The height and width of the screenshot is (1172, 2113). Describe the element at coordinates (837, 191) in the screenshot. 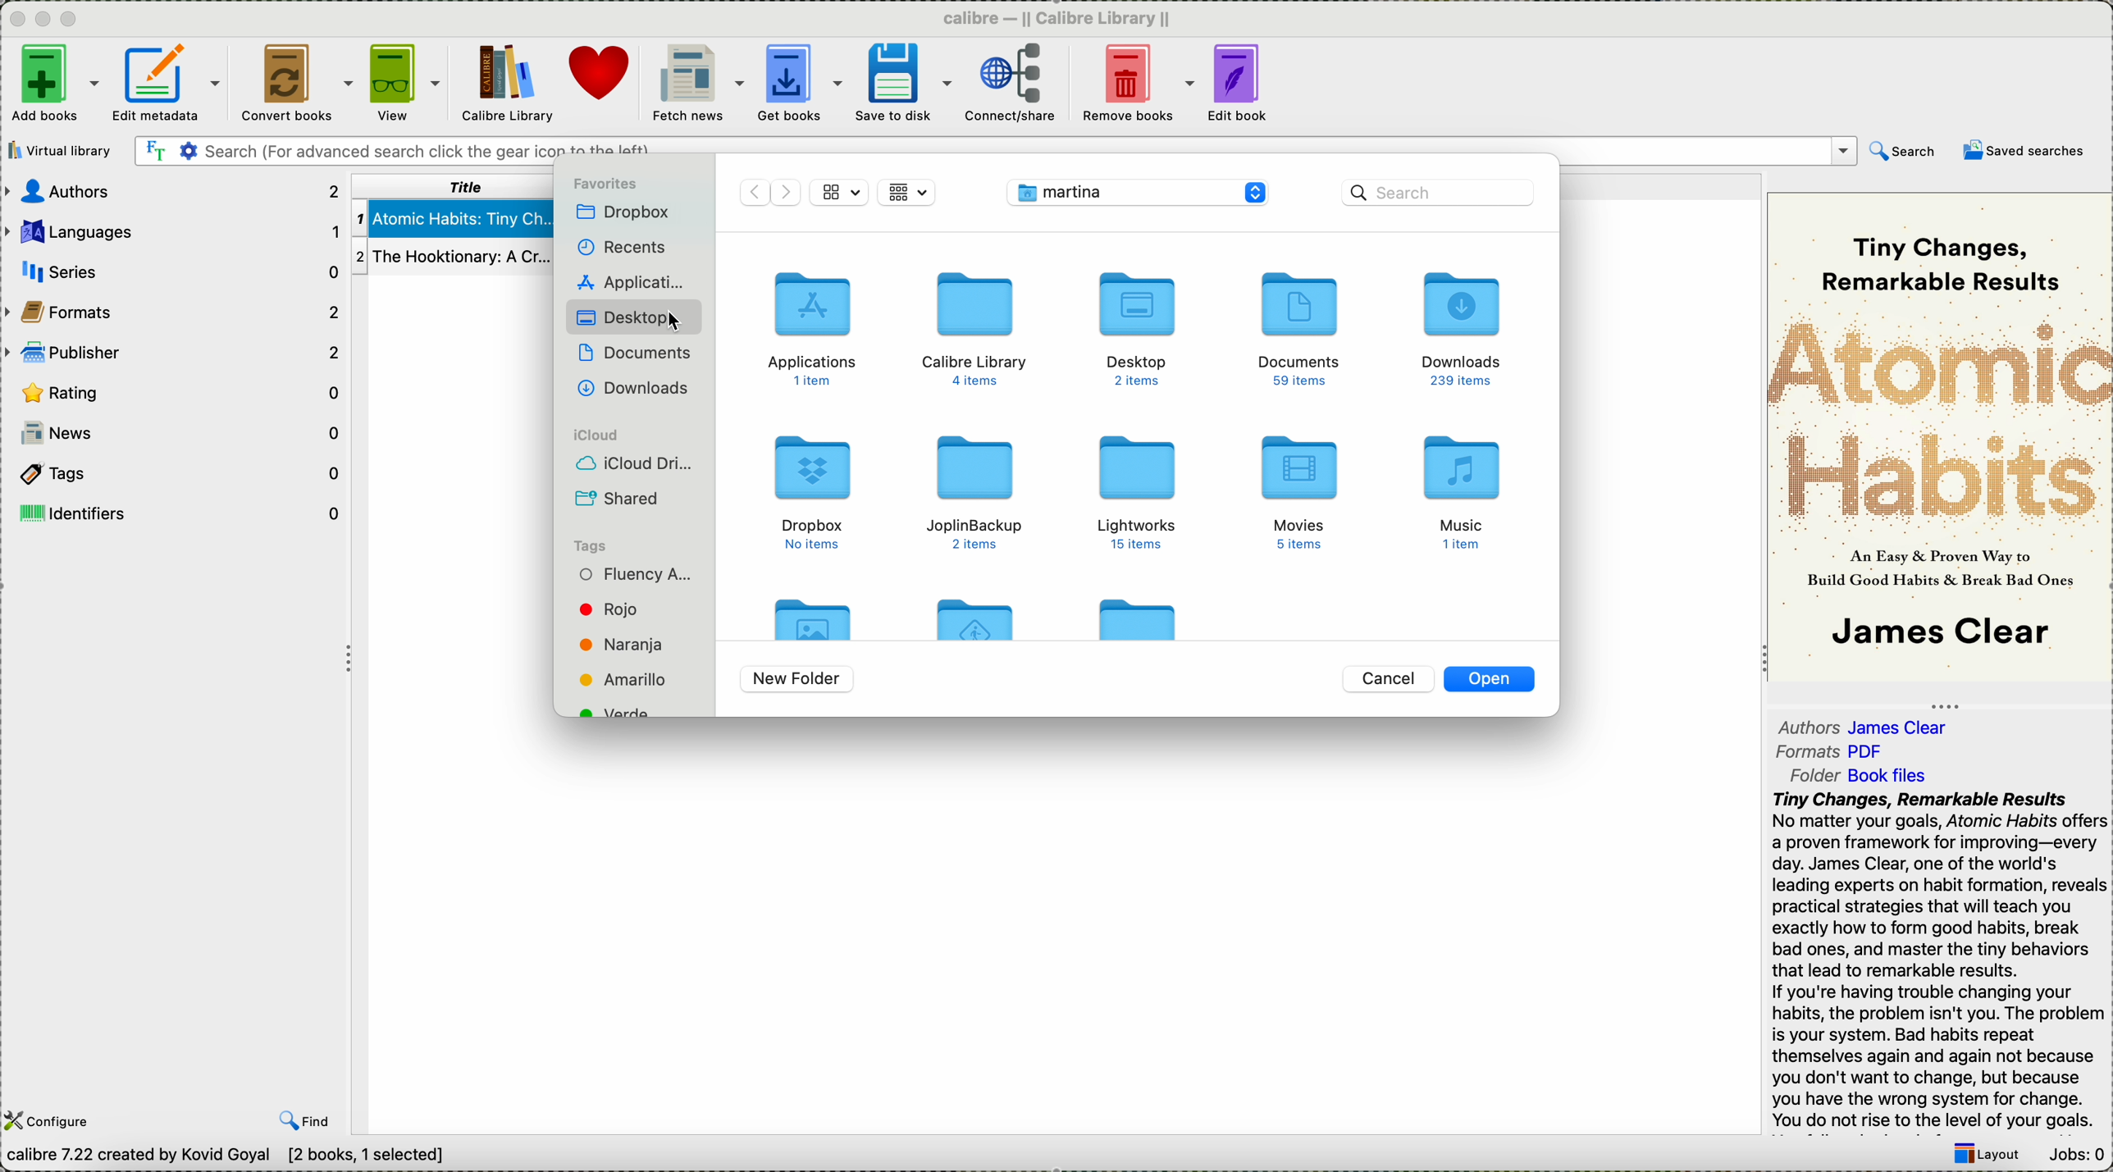

I see `icon` at that location.